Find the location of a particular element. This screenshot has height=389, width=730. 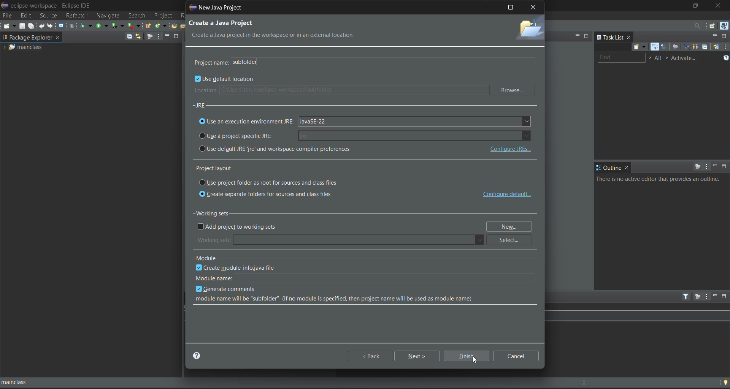

maximize is located at coordinates (725, 297).